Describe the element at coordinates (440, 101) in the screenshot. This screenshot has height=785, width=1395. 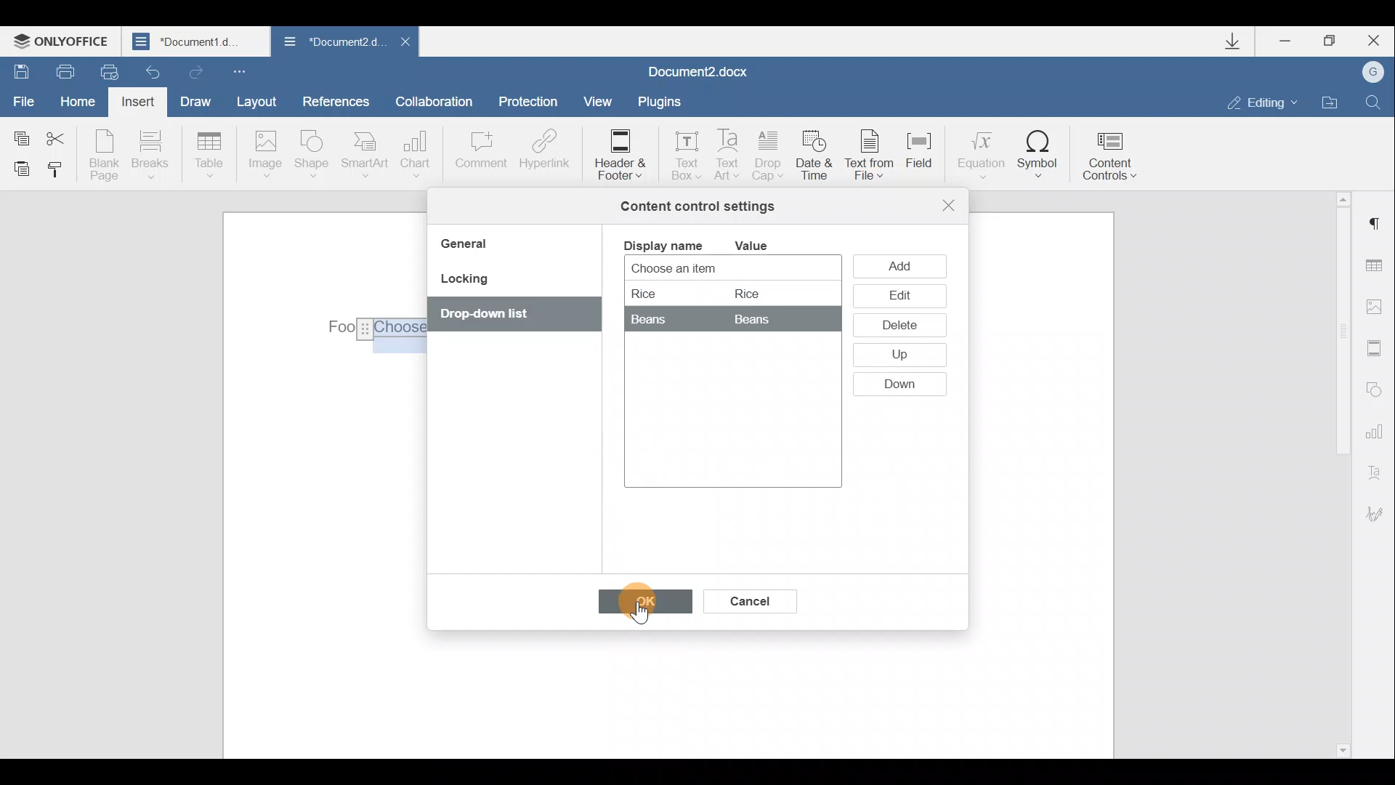
I see `Collaboration` at that location.